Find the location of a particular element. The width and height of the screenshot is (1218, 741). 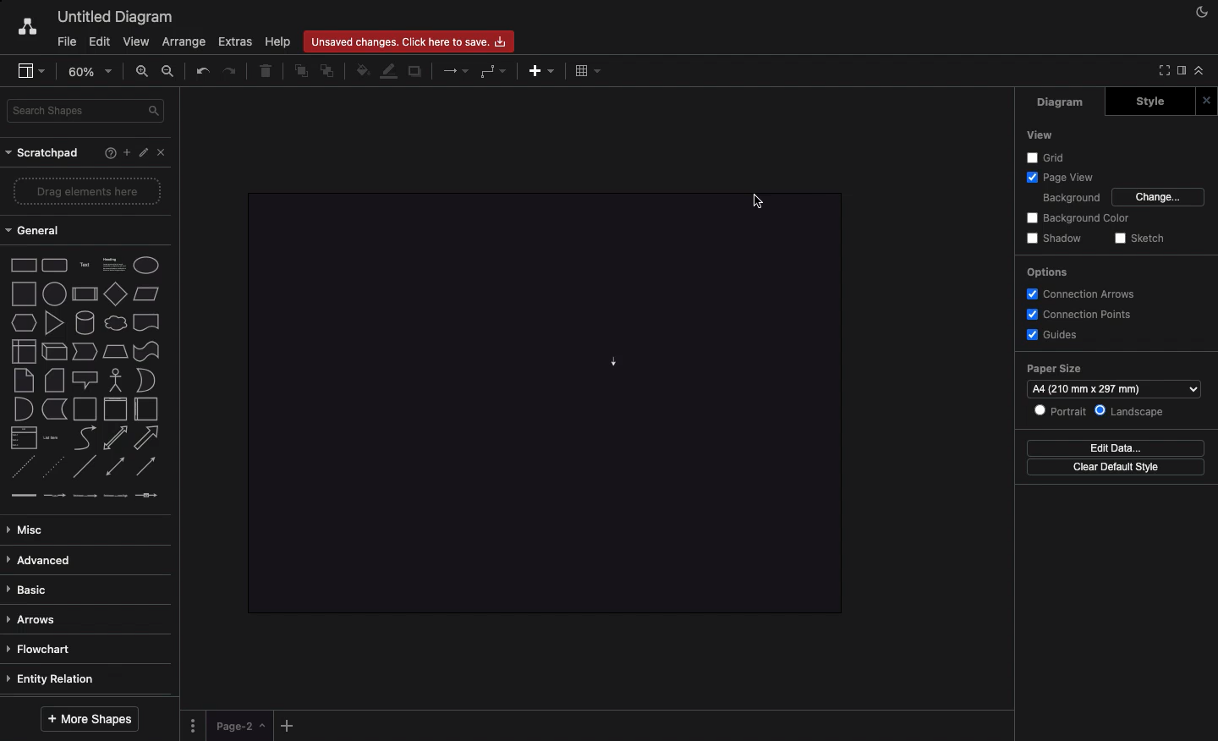

Add is located at coordinates (289, 722).